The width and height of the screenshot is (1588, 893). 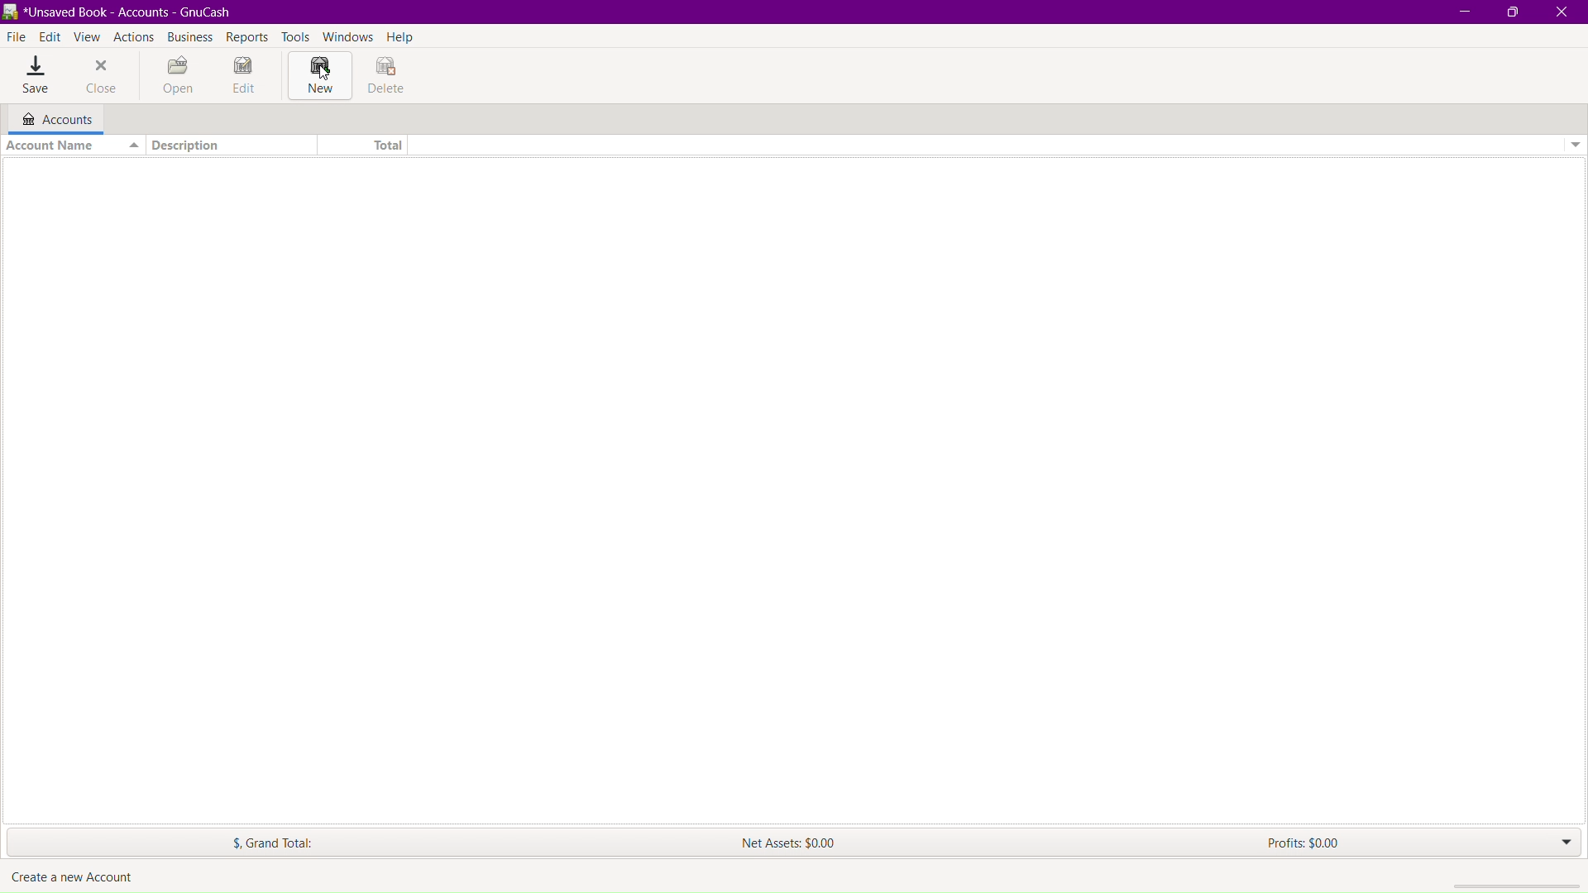 I want to click on Close, so click(x=108, y=77).